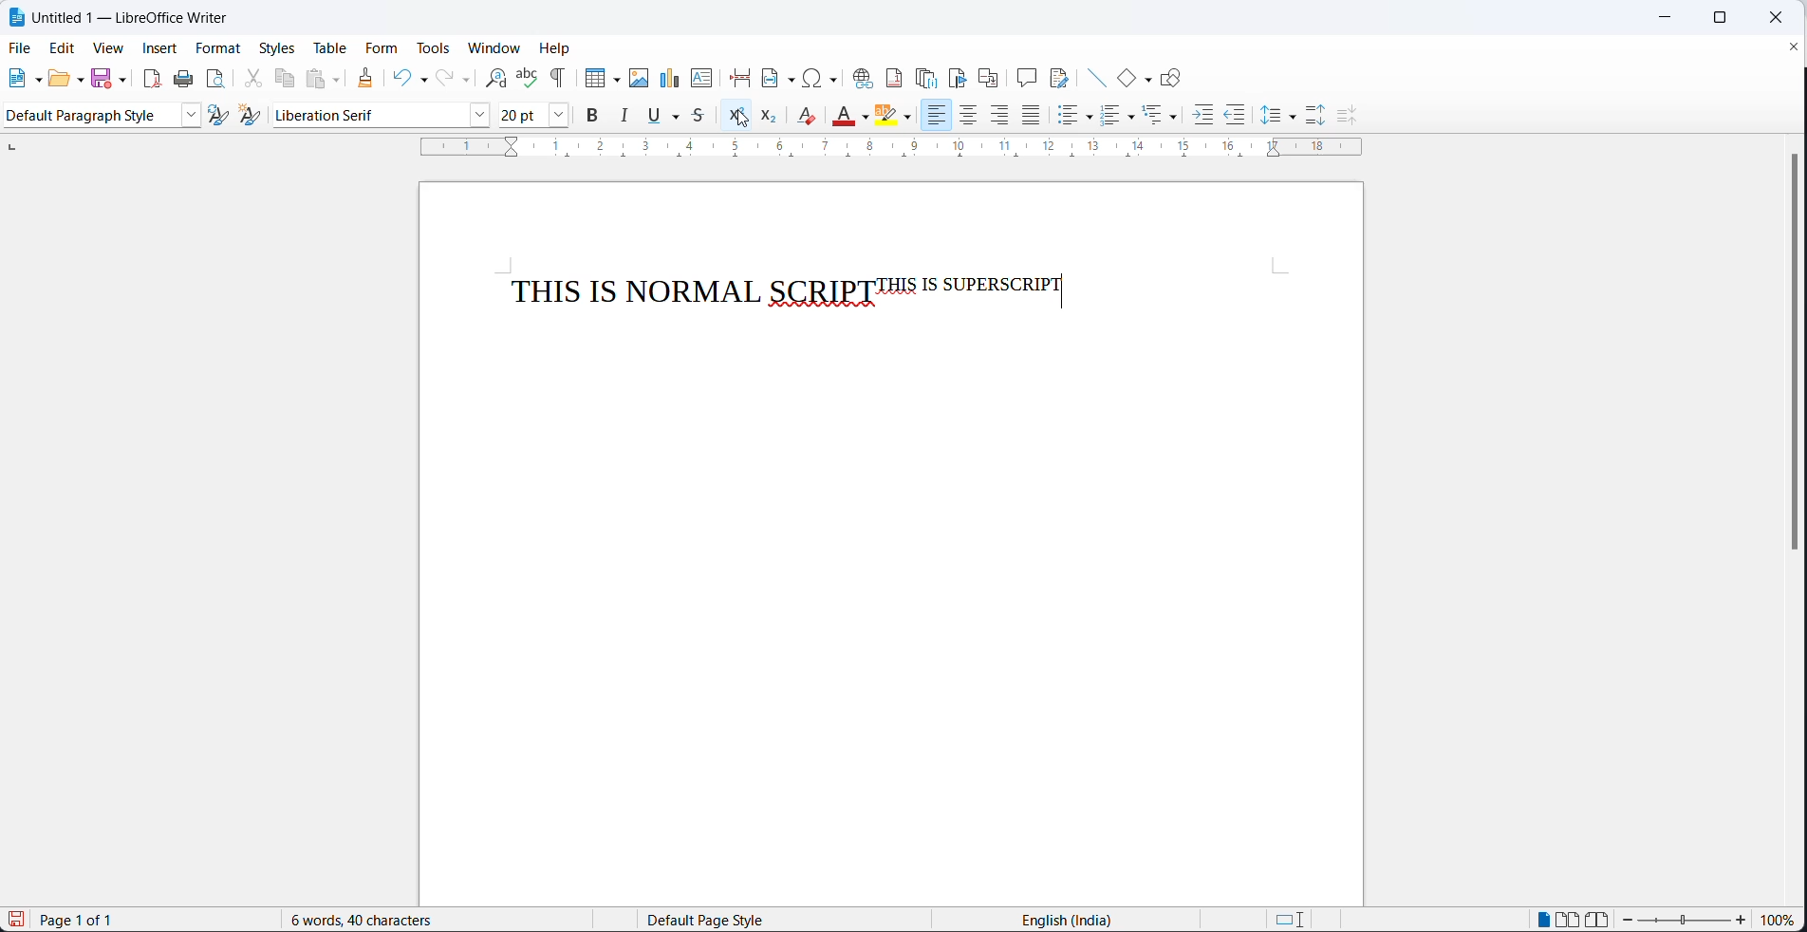  Describe the element at coordinates (655, 115) in the screenshot. I see `underline` at that location.